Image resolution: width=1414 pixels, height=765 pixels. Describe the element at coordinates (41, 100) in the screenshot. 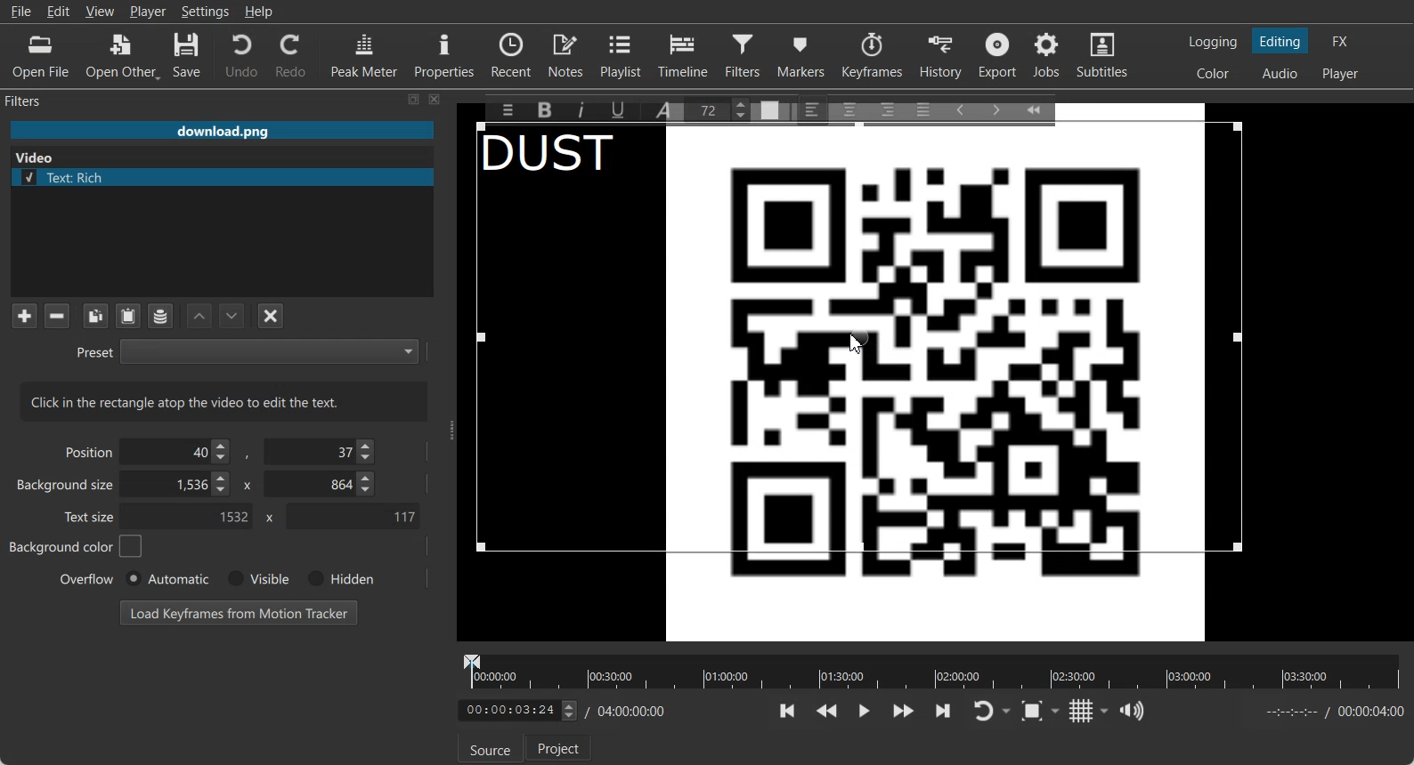

I see `Filters` at that location.